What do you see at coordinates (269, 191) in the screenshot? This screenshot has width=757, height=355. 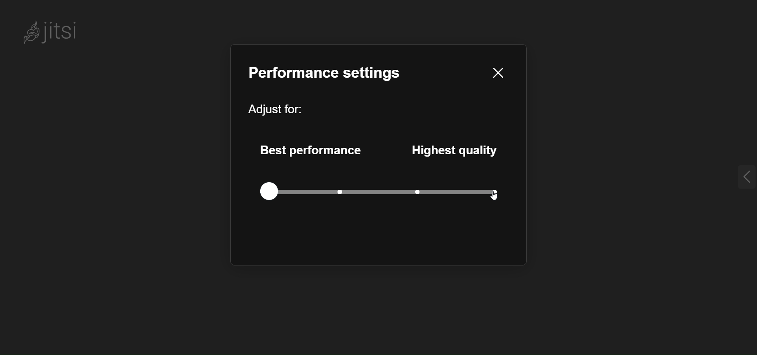 I see `current level` at bounding box center [269, 191].